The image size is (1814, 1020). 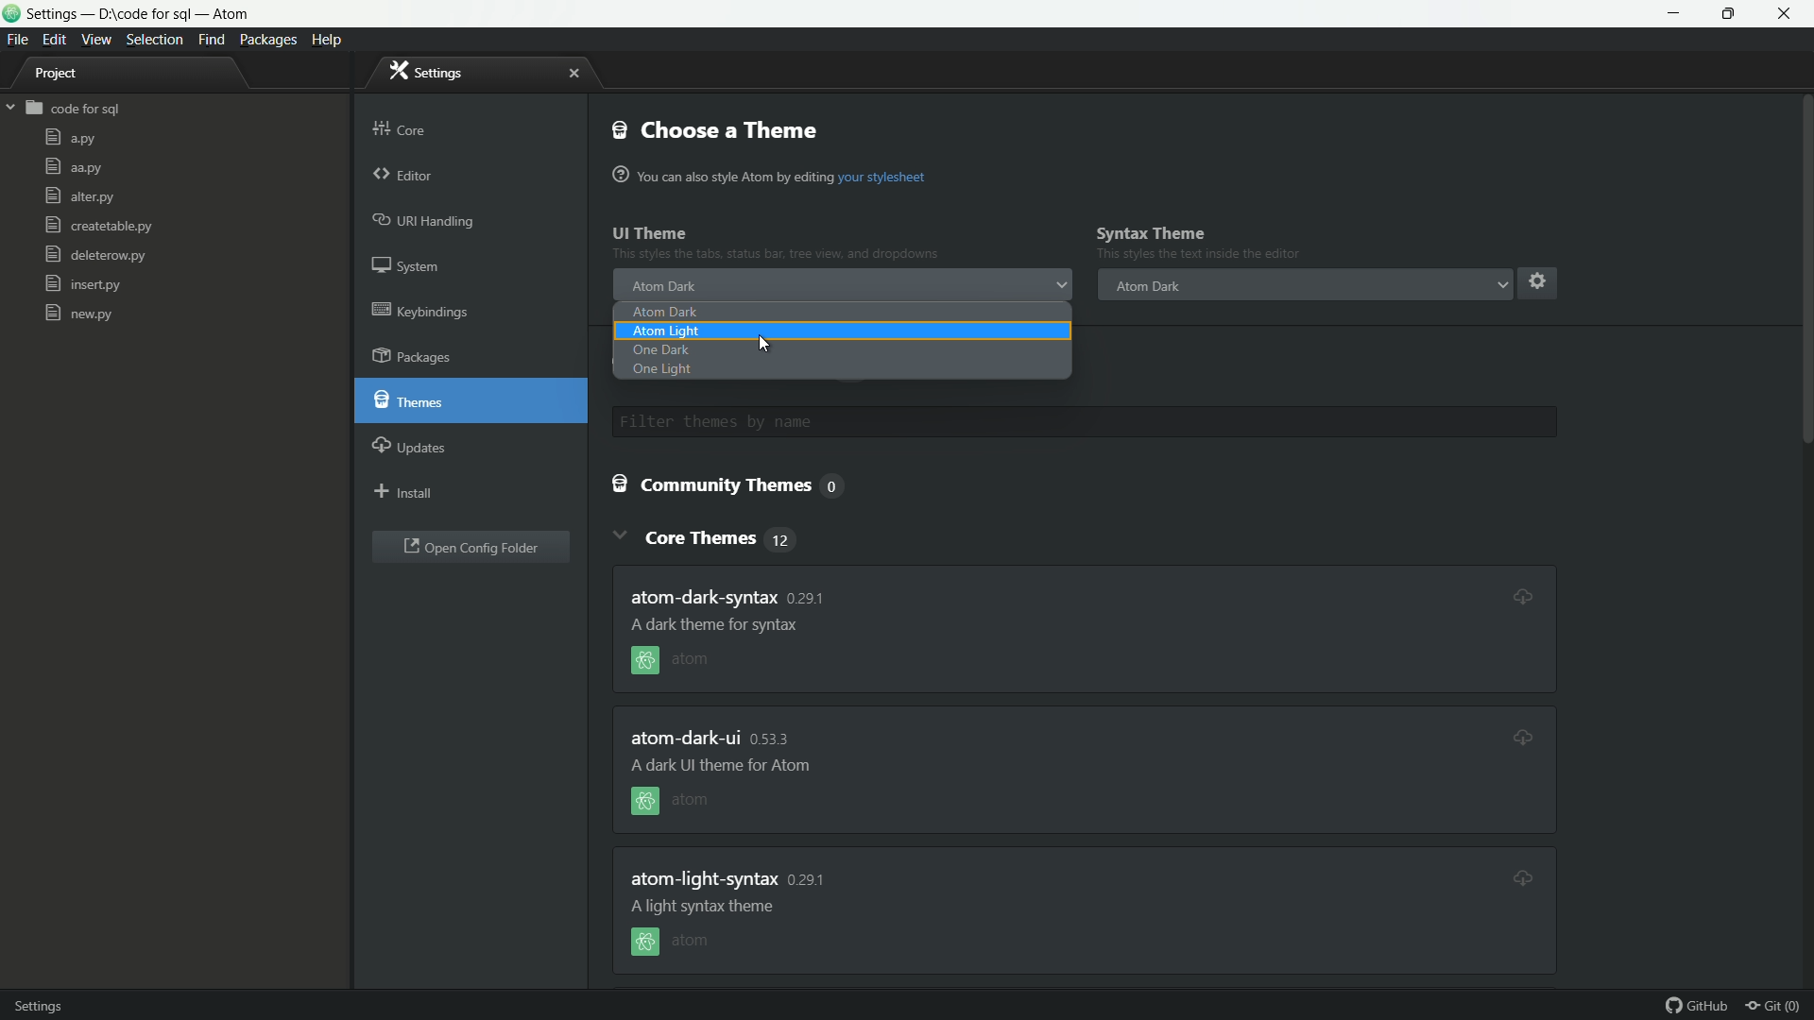 I want to click on atom light, so click(x=665, y=332).